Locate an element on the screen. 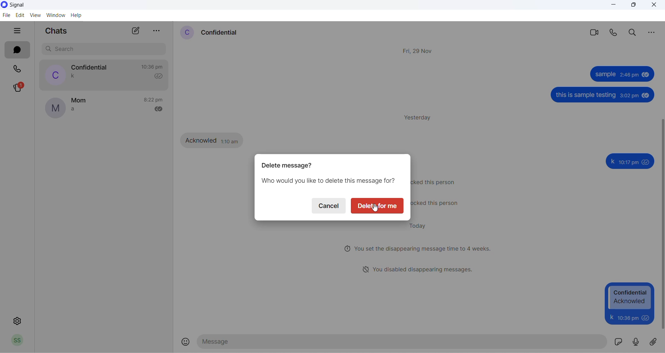 The height and width of the screenshot is (353, 665). last message is located at coordinates (75, 76).